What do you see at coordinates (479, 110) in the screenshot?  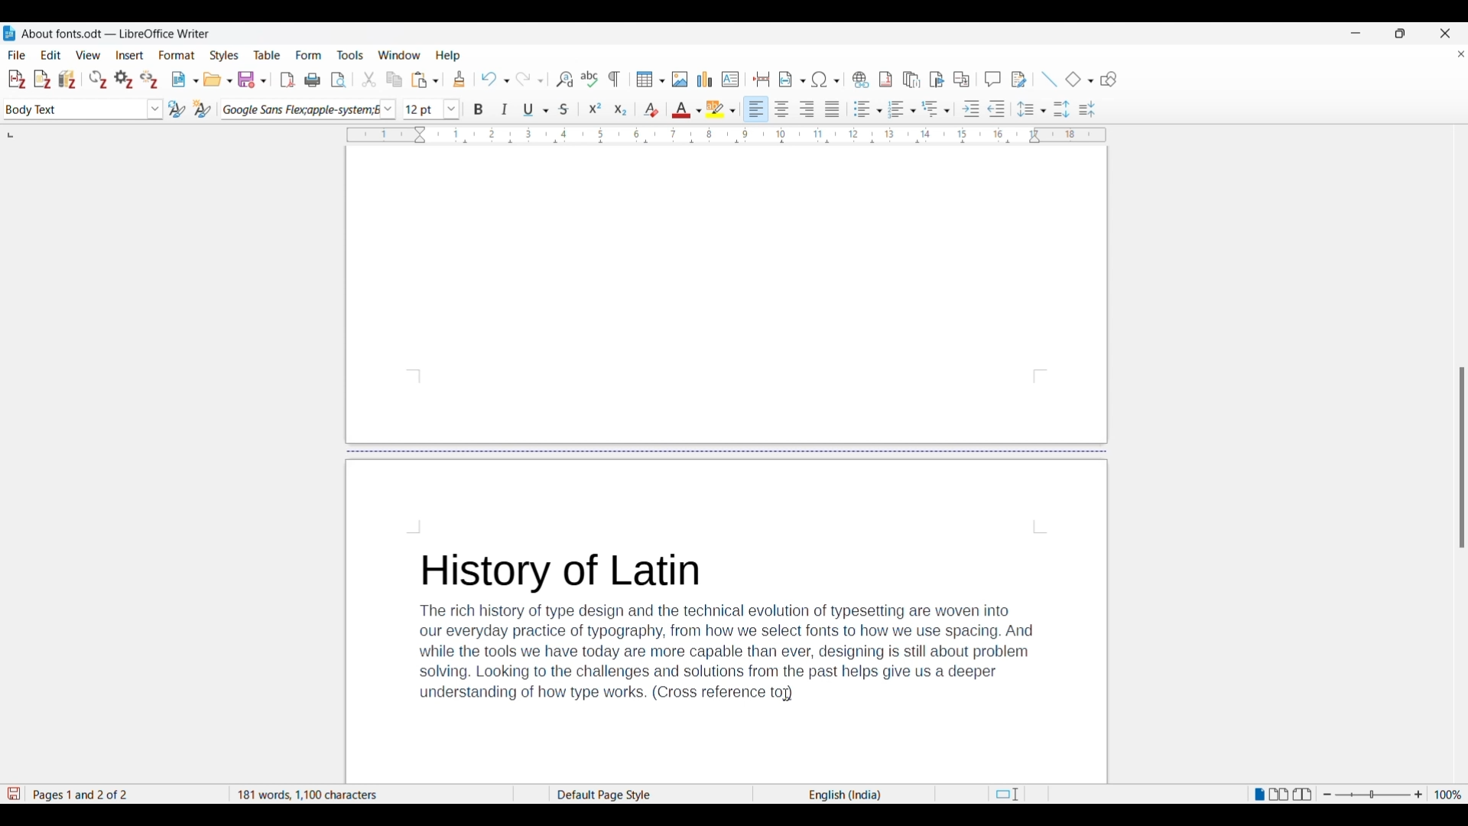 I see `Bold` at bounding box center [479, 110].